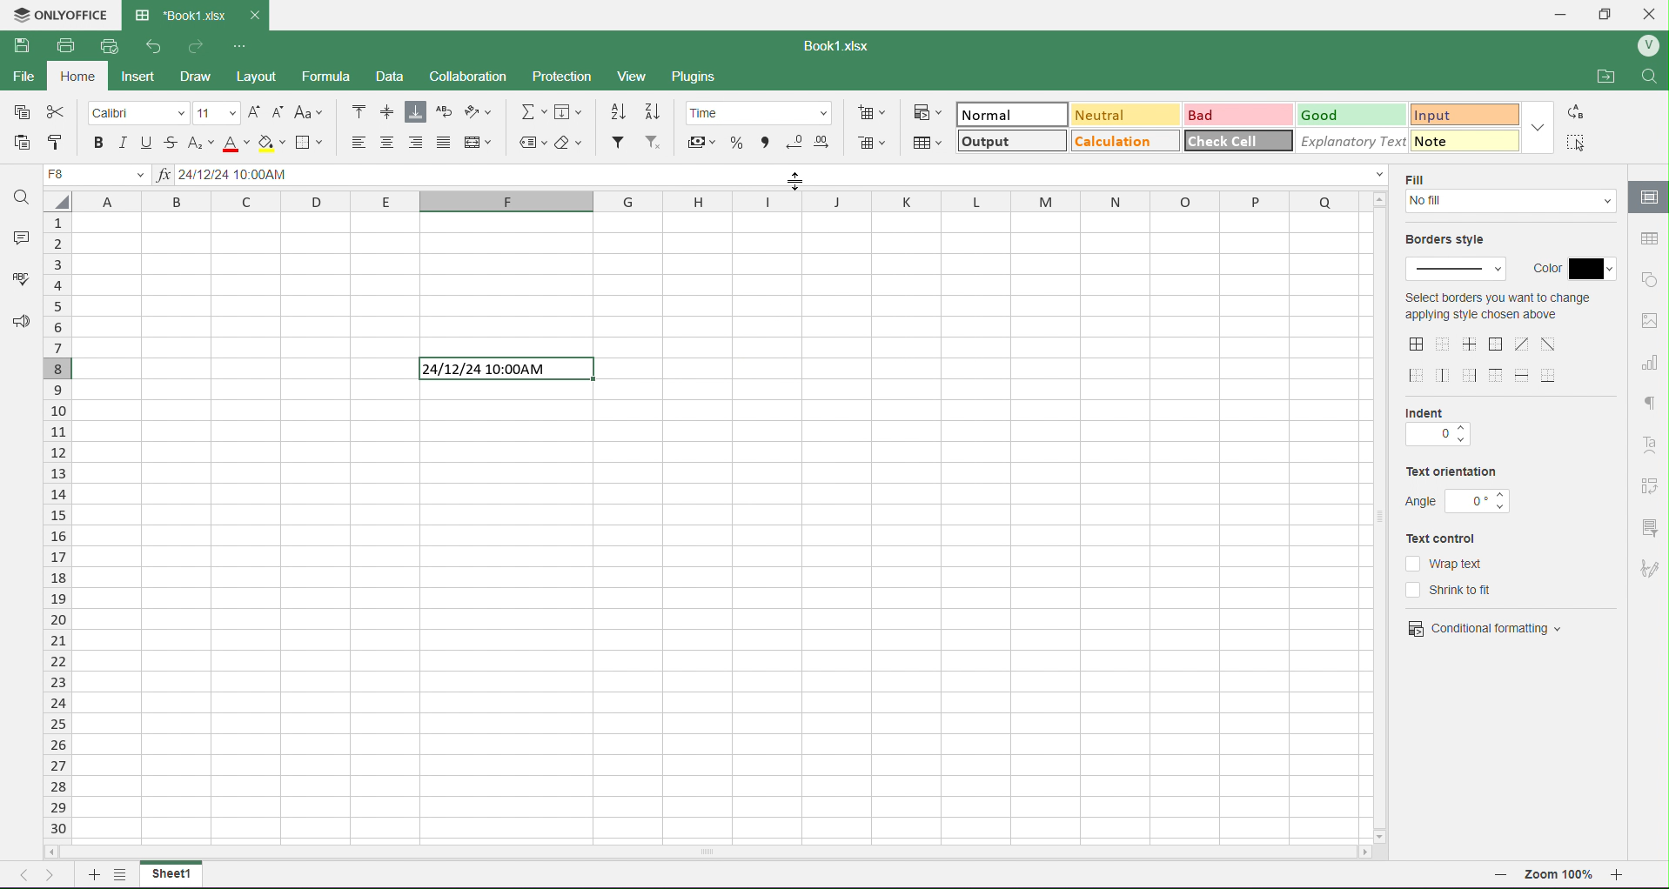  Describe the element at coordinates (1549, 343) in the screenshot. I see `center` at that location.